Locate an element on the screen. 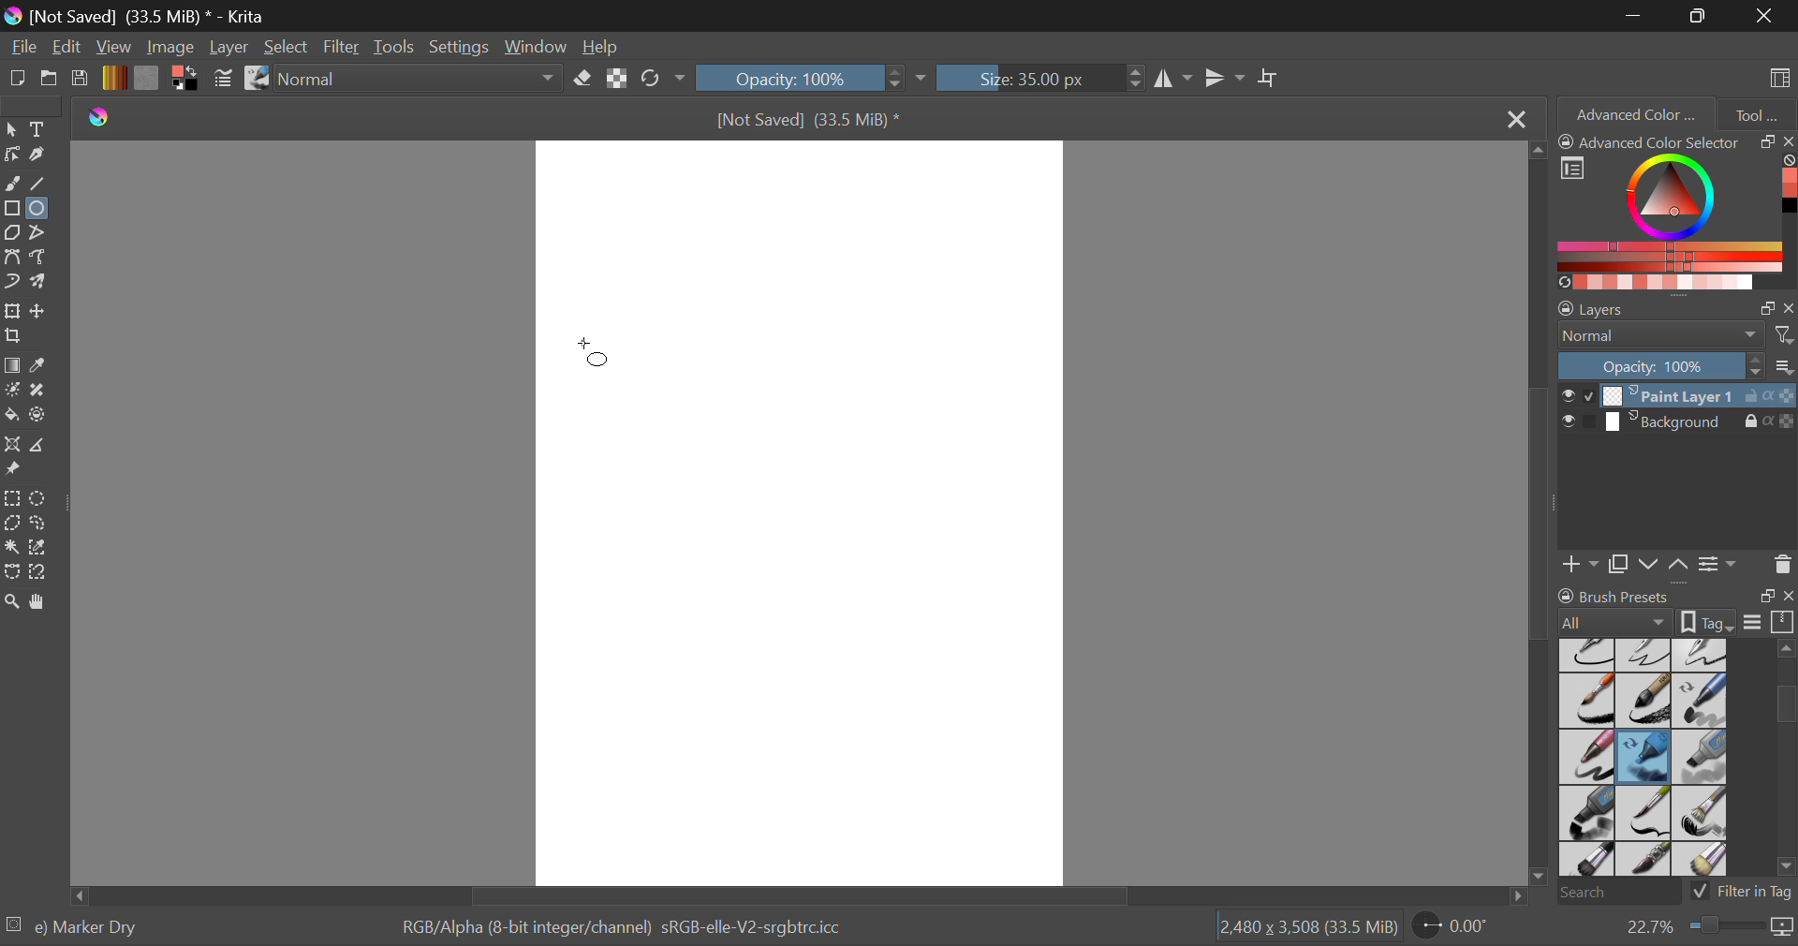 The width and height of the screenshot is (1798, 946). Reference Images is located at coordinates (16, 470).